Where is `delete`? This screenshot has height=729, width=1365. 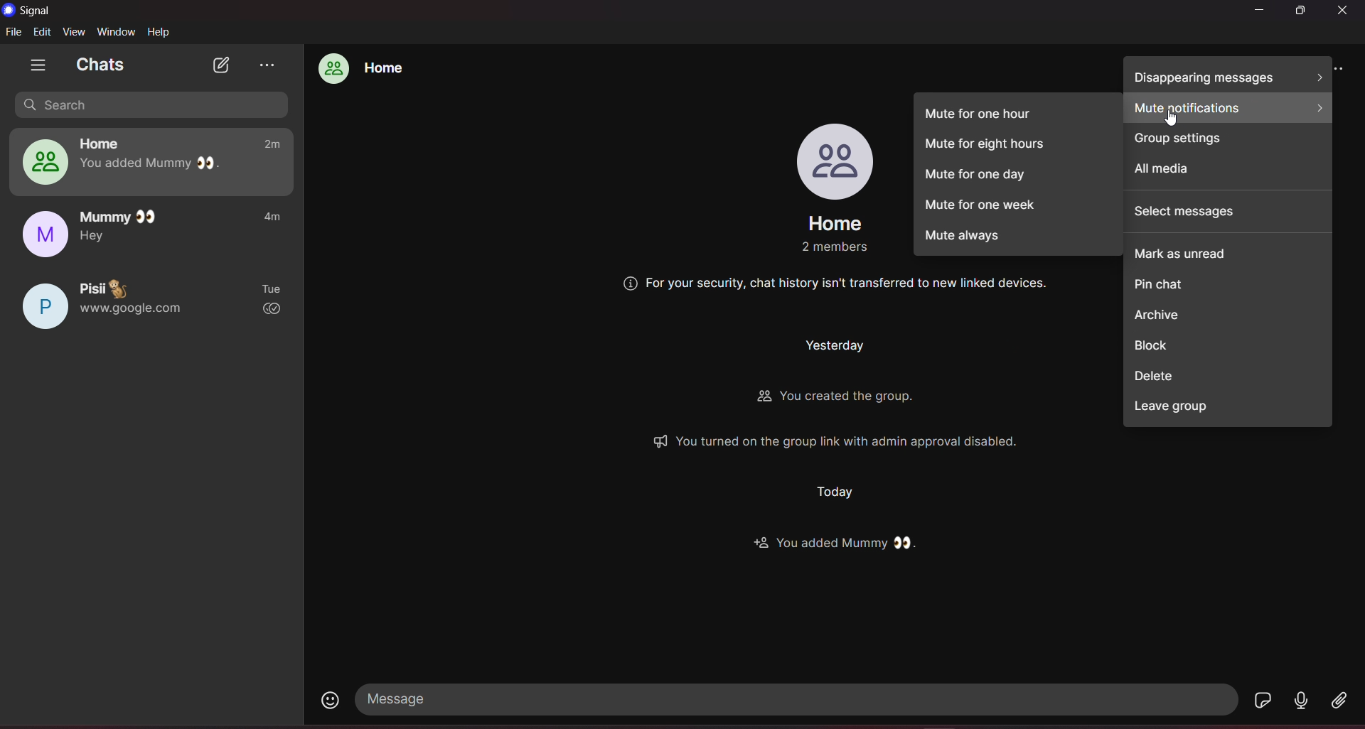
delete is located at coordinates (1226, 382).